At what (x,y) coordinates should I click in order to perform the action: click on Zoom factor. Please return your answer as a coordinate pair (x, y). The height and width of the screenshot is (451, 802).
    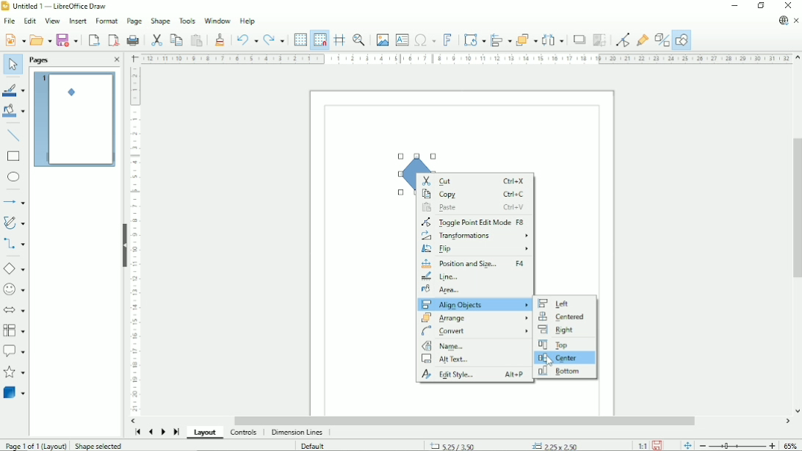
    Looking at the image, I should click on (790, 444).